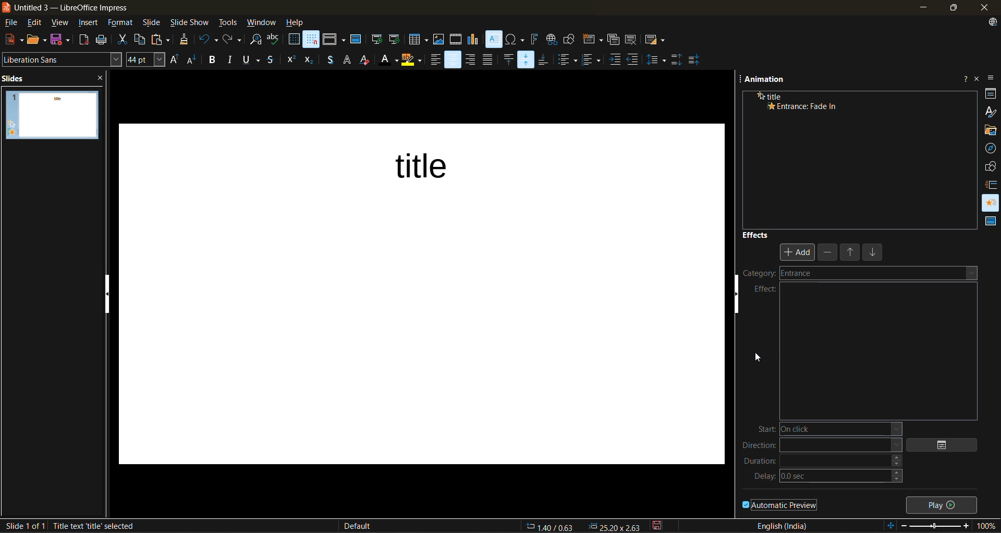 The height and width of the screenshot is (533, 1001). What do you see at coordinates (62, 39) in the screenshot?
I see `save` at bounding box center [62, 39].